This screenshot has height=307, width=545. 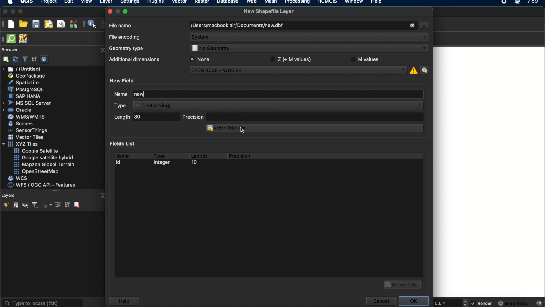 What do you see at coordinates (9, 2) in the screenshot?
I see `apple logo` at bounding box center [9, 2].